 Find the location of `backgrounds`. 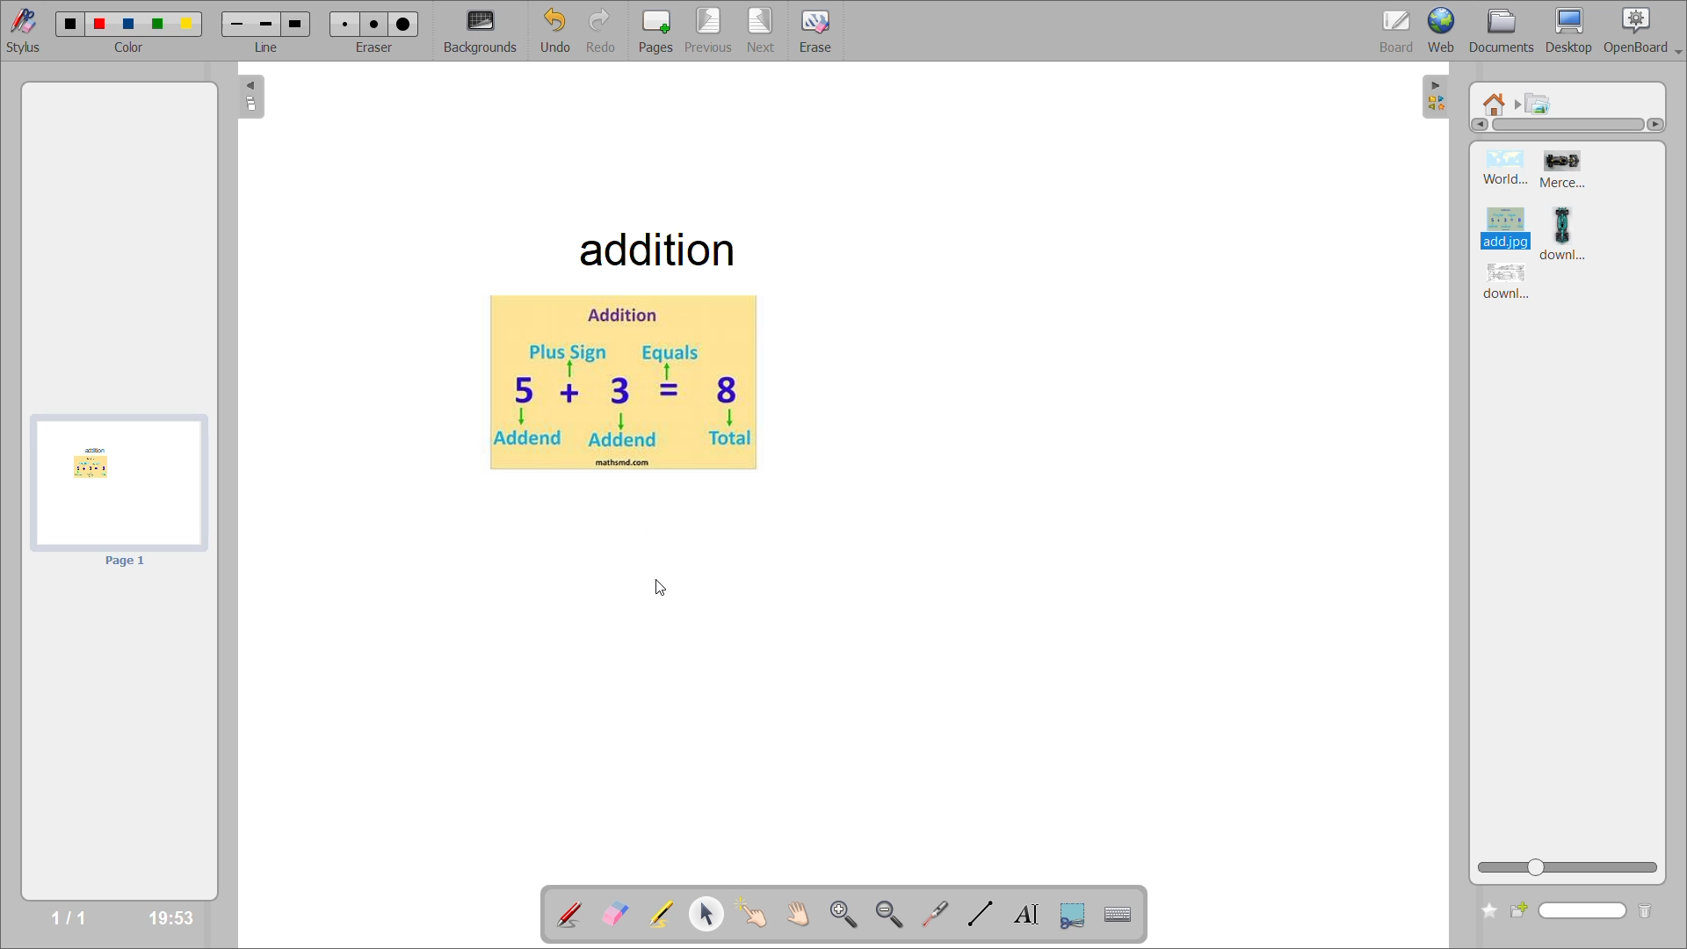

backgrounds is located at coordinates (488, 31).